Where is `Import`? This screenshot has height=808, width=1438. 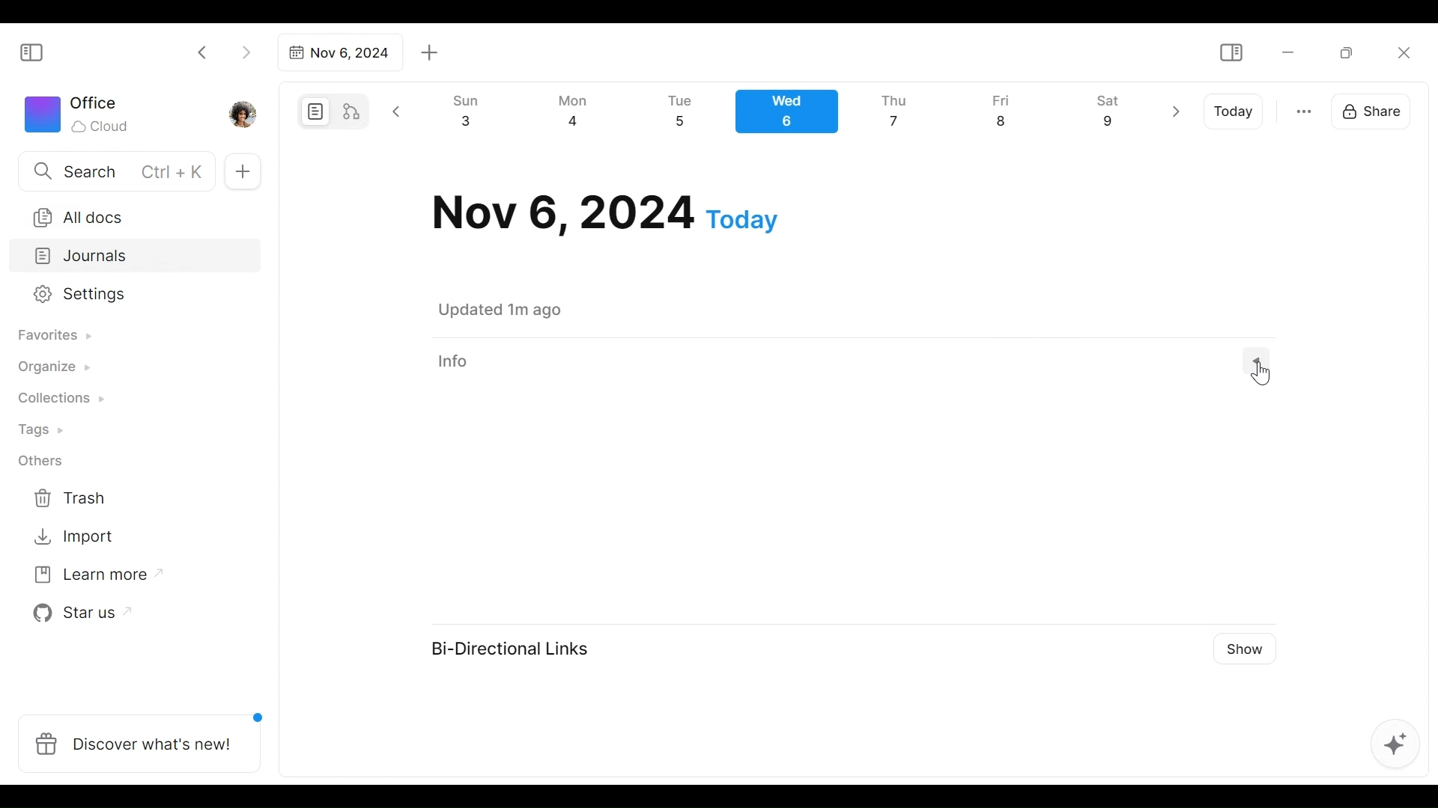 Import is located at coordinates (76, 535).